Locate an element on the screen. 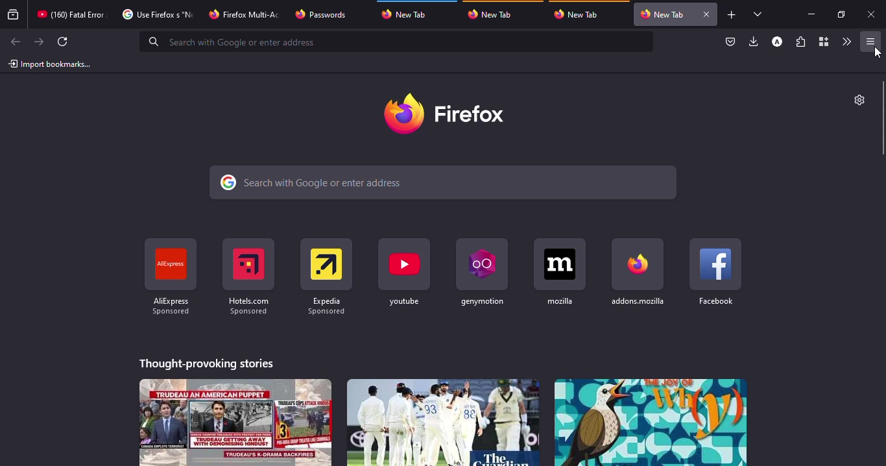 The image size is (886, 466). close is located at coordinates (706, 14).